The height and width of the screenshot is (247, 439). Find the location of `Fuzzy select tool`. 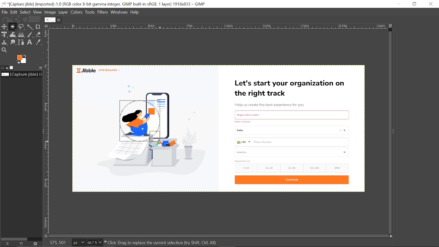

Fuzzy select tool is located at coordinates (31, 27).